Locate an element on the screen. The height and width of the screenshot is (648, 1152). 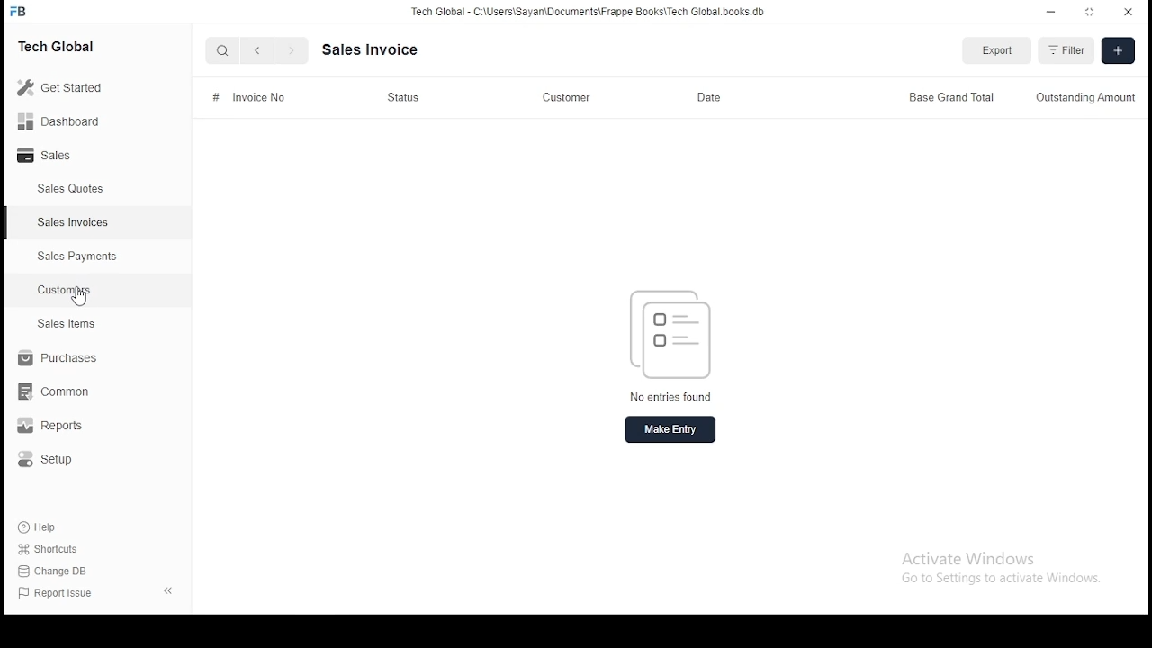
restore is located at coordinates (1090, 11).